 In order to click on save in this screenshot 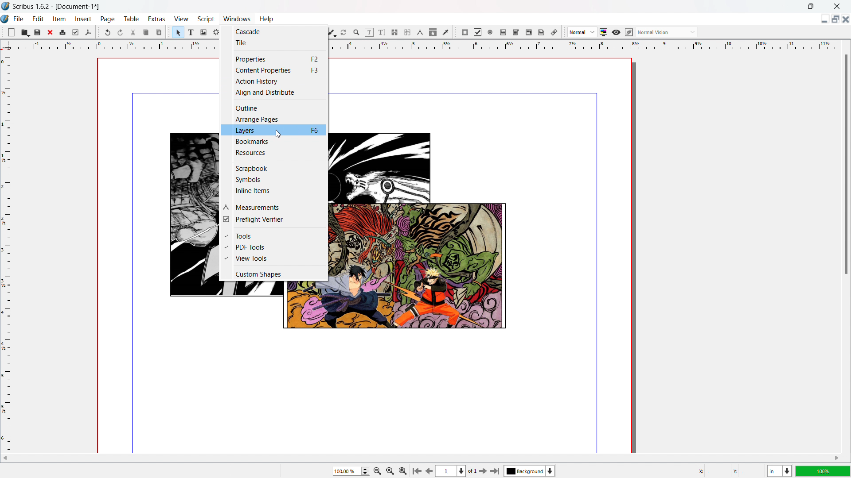, I will do `click(38, 33)`.